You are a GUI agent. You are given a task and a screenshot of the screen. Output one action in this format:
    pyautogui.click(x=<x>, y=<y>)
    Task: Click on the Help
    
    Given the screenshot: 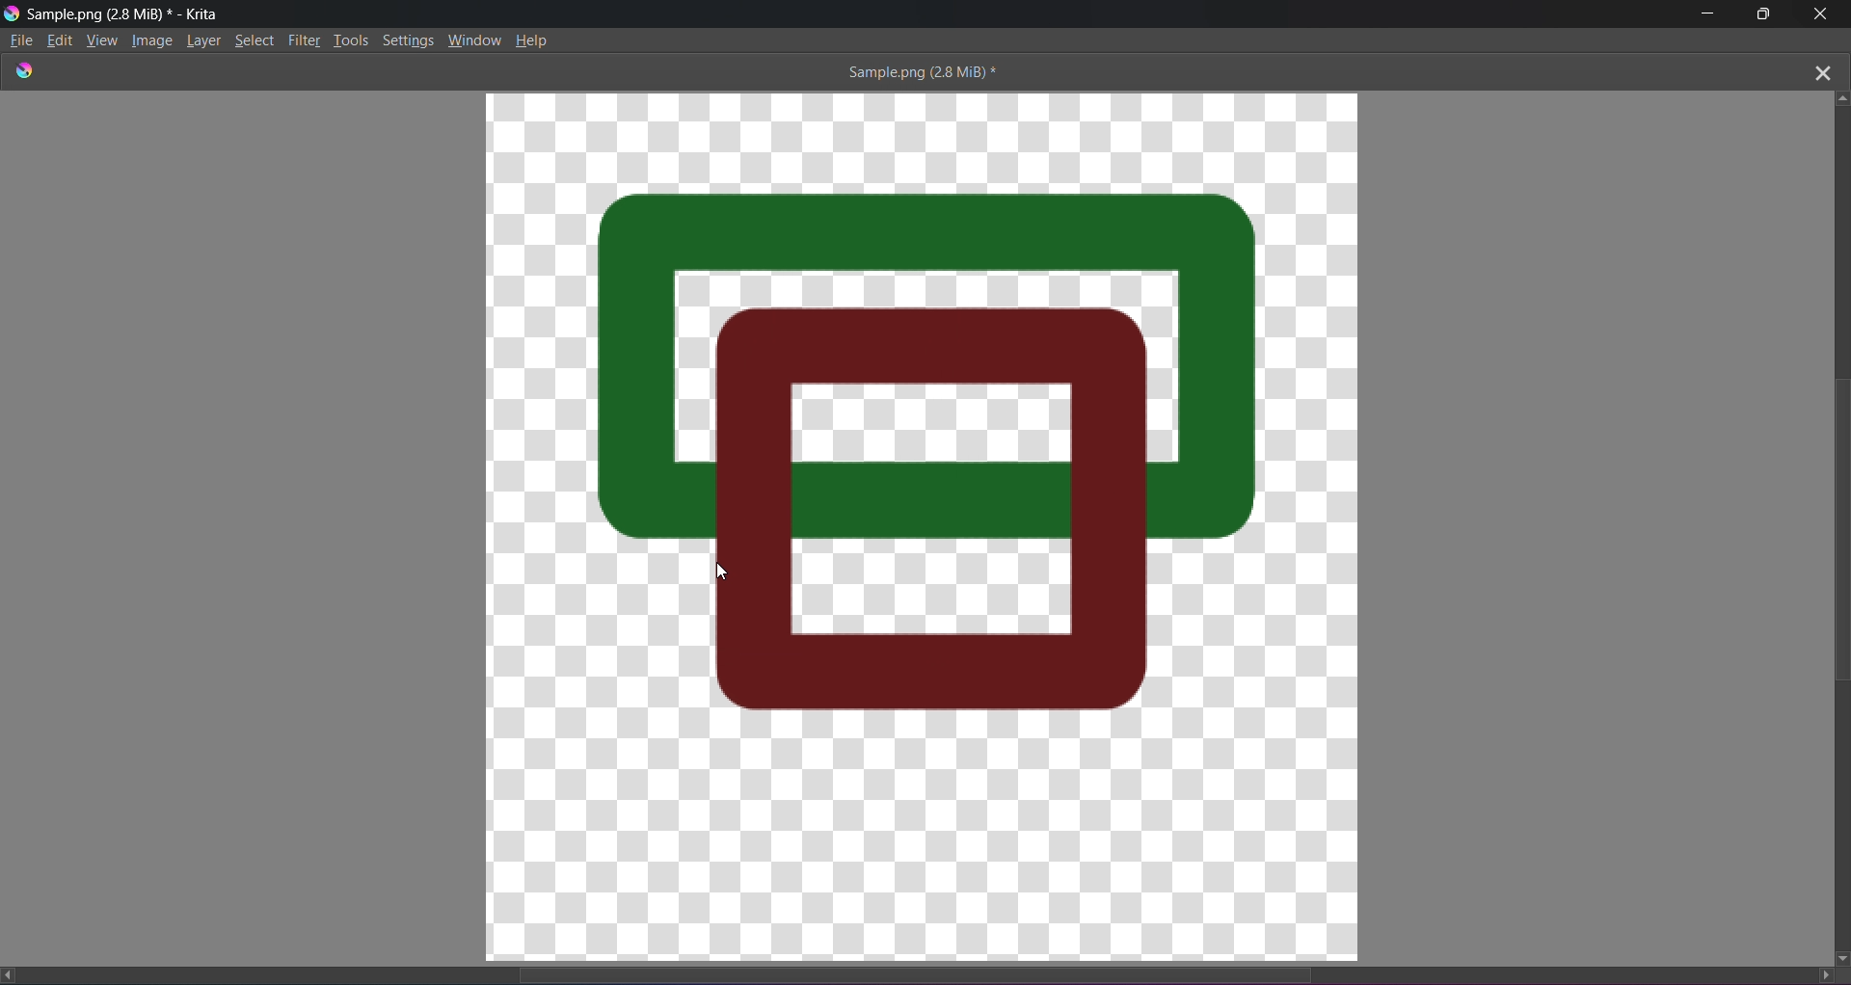 What is the action you would take?
    pyautogui.click(x=534, y=39)
    